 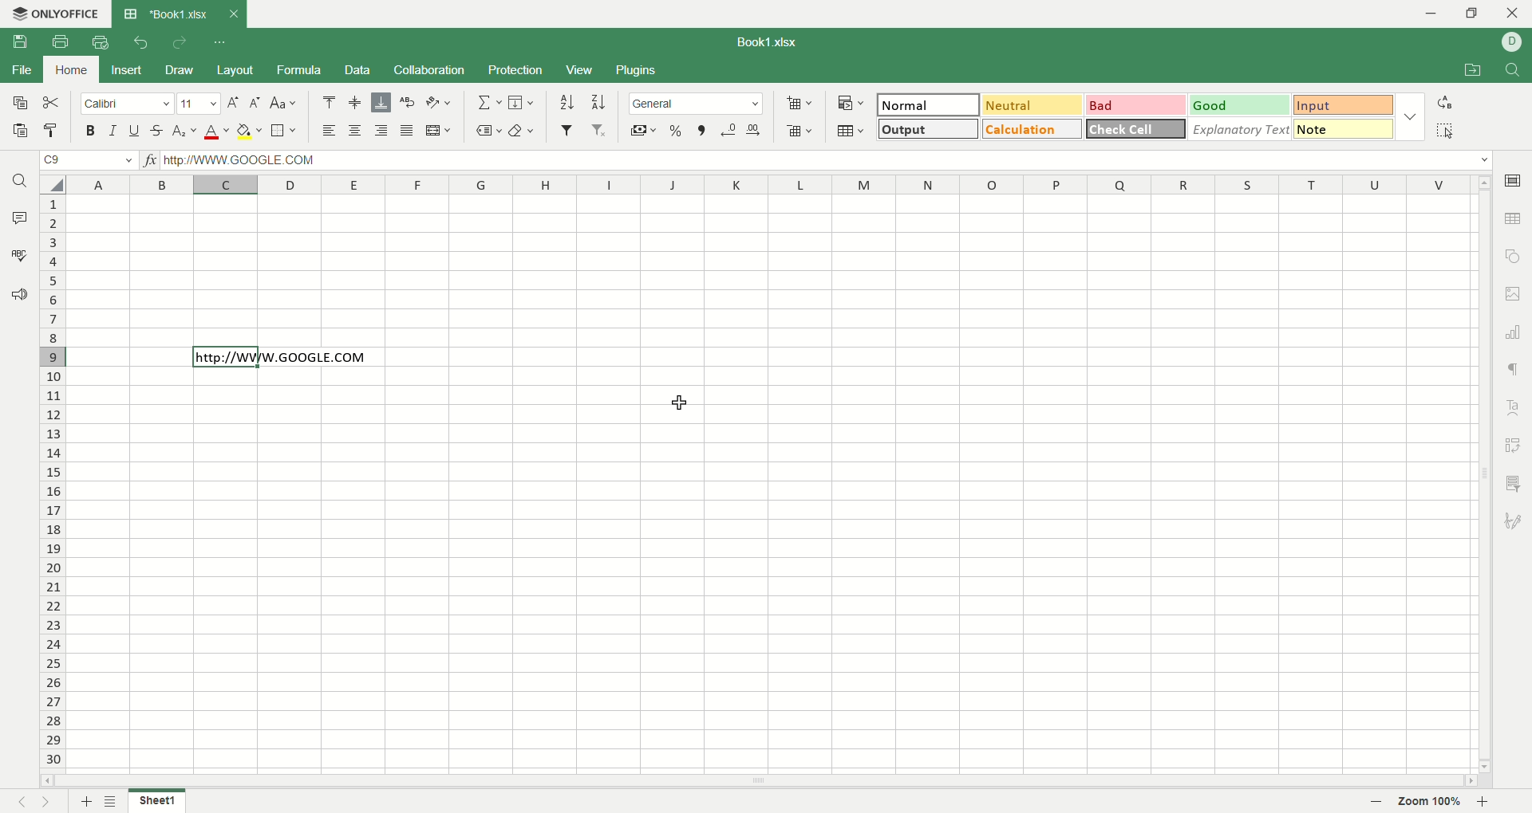 I want to click on table, so click(x=851, y=130).